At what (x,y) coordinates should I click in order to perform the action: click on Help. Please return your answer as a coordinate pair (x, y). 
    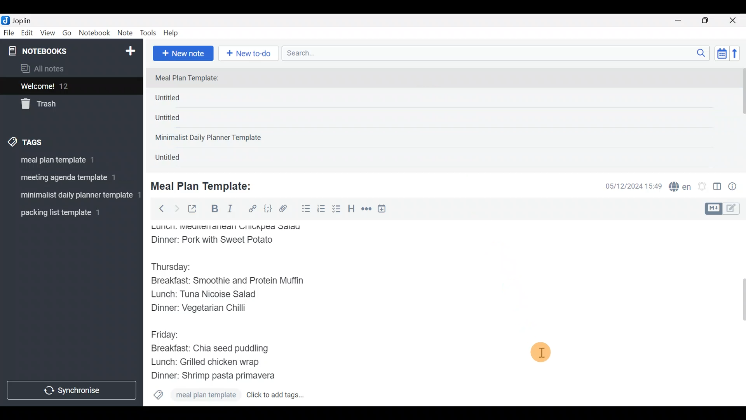
    Looking at the image, I should click on (174, 31).